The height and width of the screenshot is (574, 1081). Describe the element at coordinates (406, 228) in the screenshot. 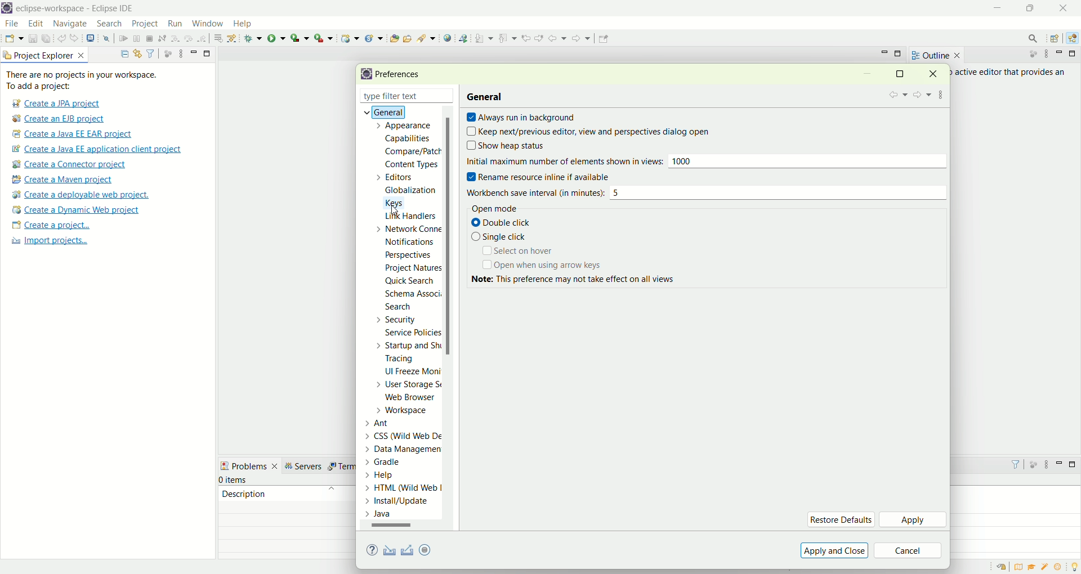

I see `network connection` at that location.